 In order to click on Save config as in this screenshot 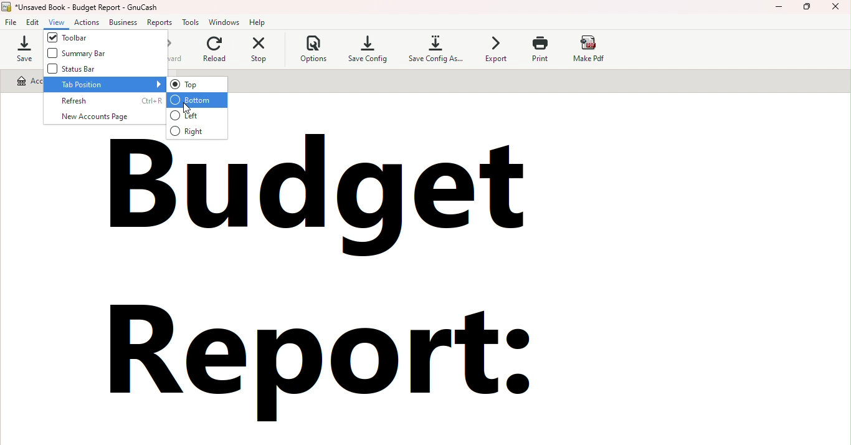, I will do `click(432, 50)`.